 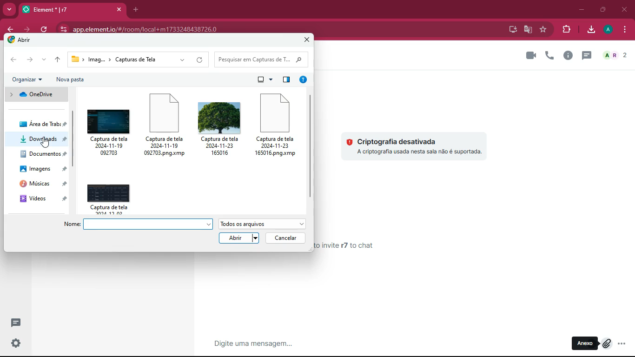 What do you see at coordinates (72, 8) in the screenshot?
I see `element* |r7` at bounding box center [72, 8].